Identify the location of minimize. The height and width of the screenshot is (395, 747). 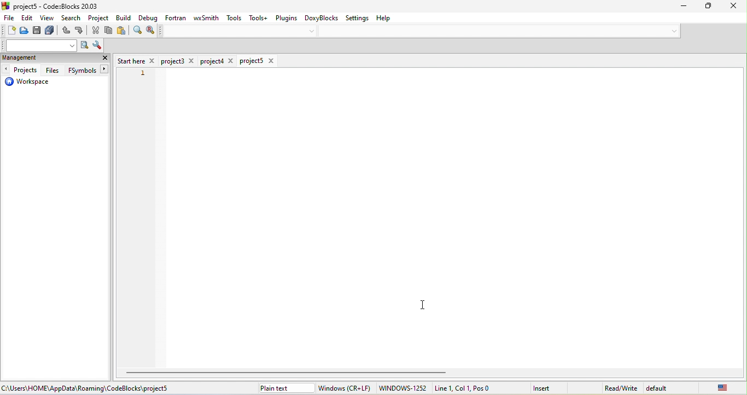
(678, 7).